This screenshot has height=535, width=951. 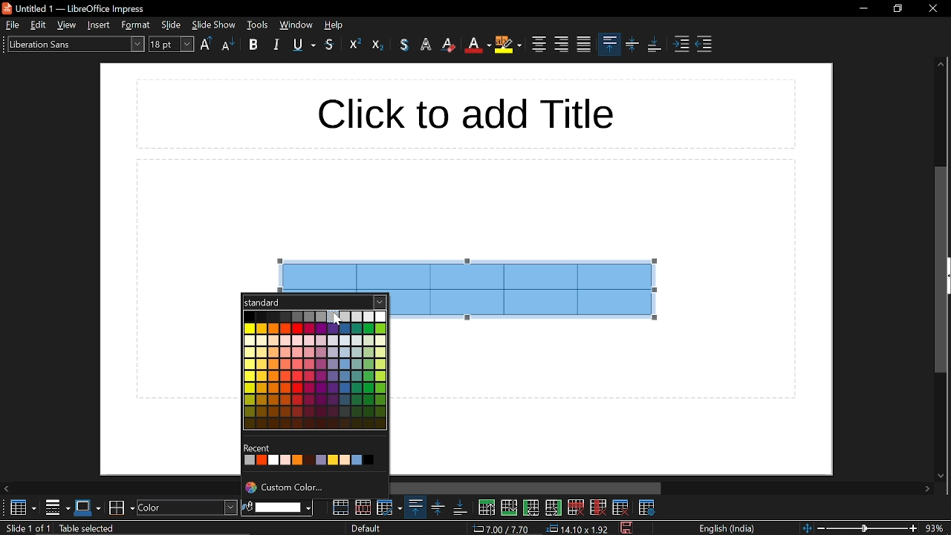 What do you see at coordinates (172, 44) in the screenshot?
I see `font size` at bounding box center [172, 44].